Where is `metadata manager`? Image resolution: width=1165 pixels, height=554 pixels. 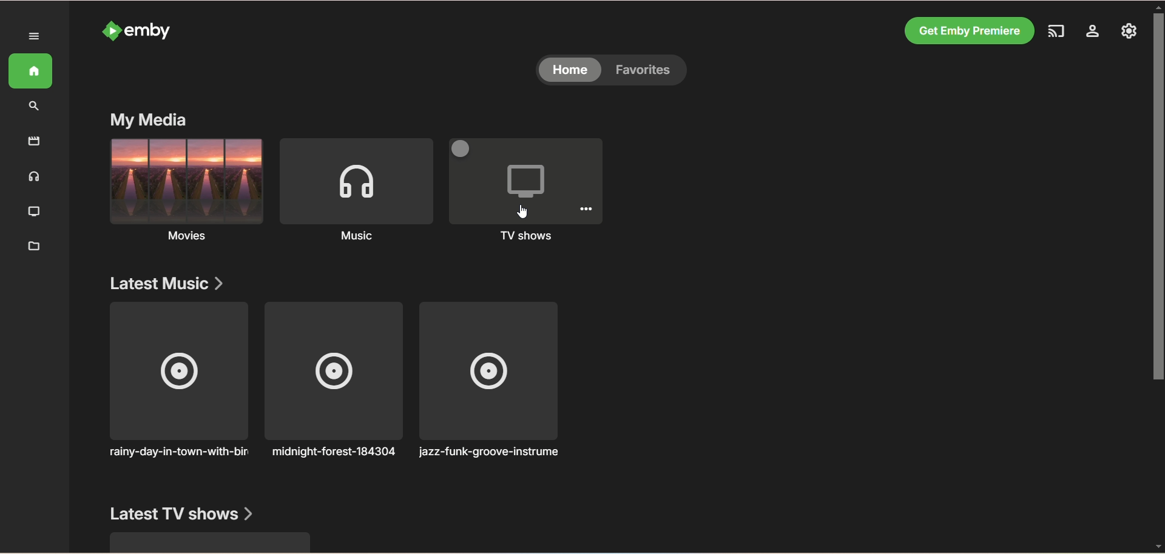 metadata manager is located at coordinates (32, 247).